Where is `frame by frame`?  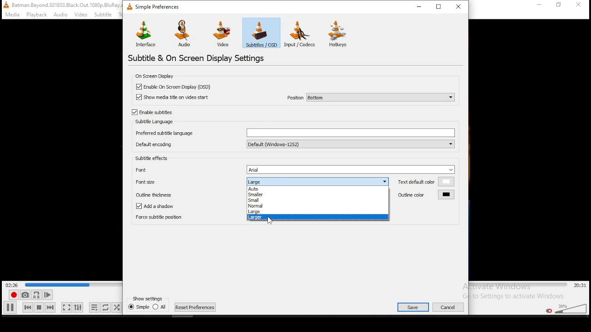
frame by frame is located at coordinates (48, 295).